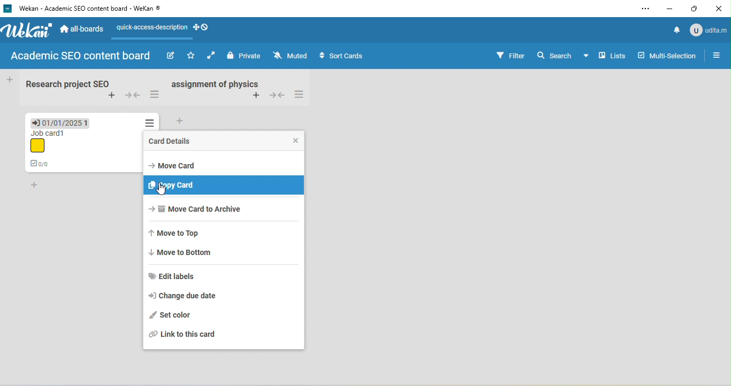  Describe the element at coordinates (150, 30) in the screenshot. I see `quick access description` at that location.